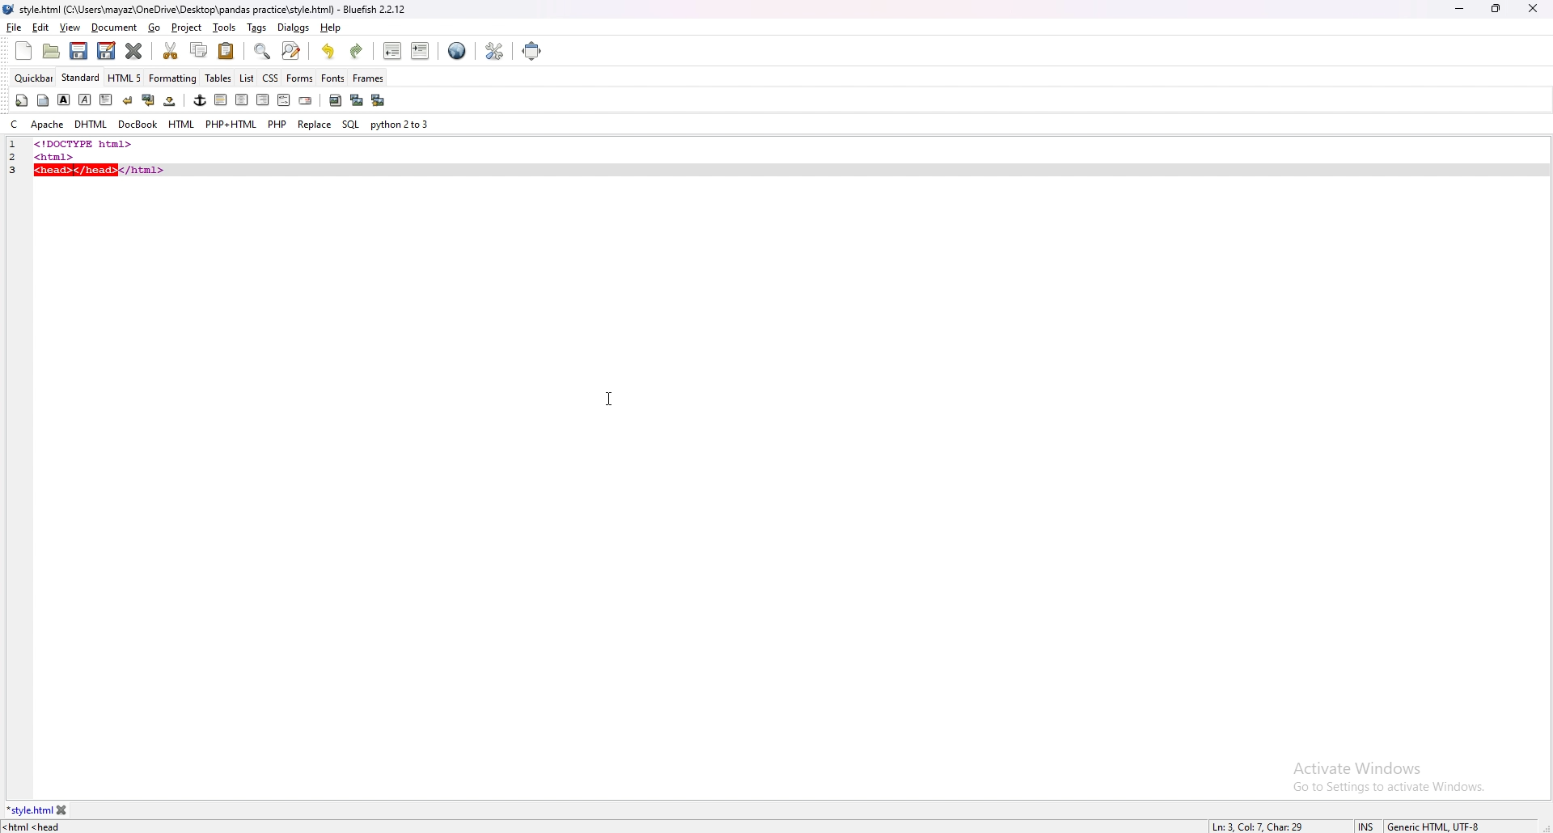 Image resolution: width=1553 pixels, height=833 pixels. I want to click on dhtml, so click(91, 125).